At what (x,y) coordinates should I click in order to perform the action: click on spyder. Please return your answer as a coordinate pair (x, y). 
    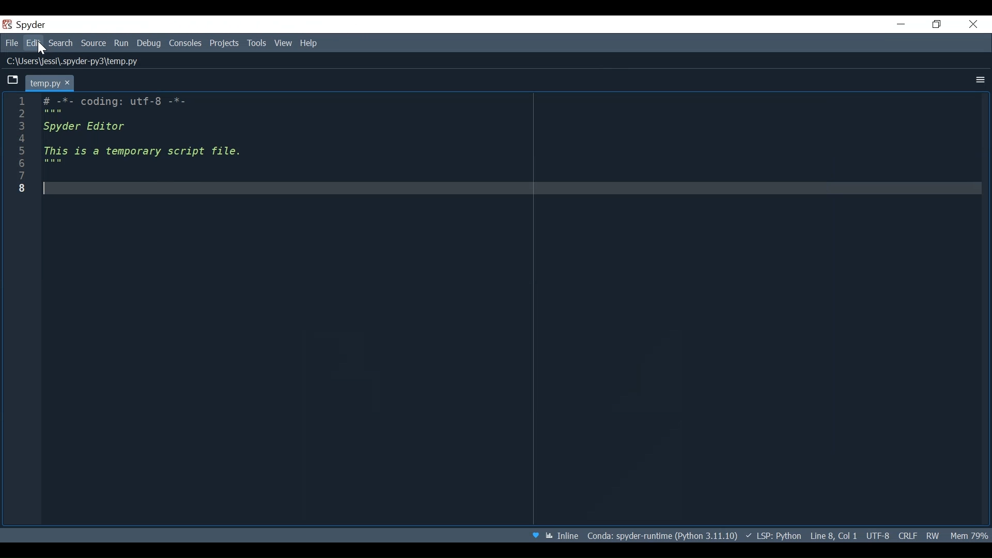
    Looking at the image, I should click on (33, 26).